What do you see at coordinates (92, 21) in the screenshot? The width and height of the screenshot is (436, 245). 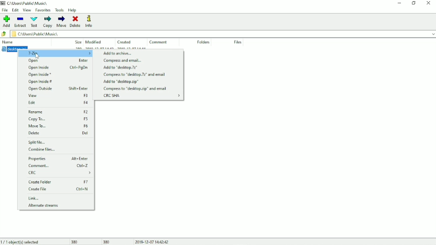 I see `Info` at bounding box center [92, 21].